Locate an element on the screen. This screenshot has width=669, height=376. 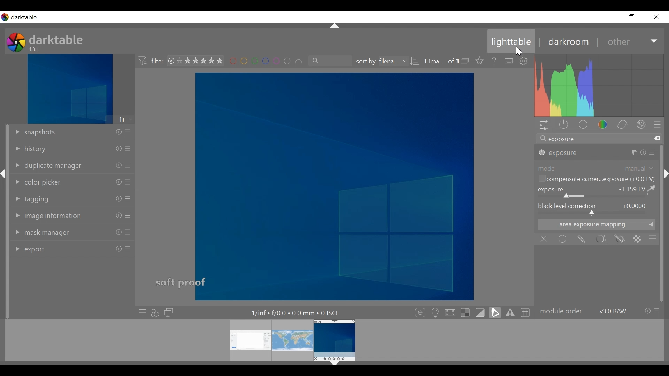
info is located at coordinates (118, 132).